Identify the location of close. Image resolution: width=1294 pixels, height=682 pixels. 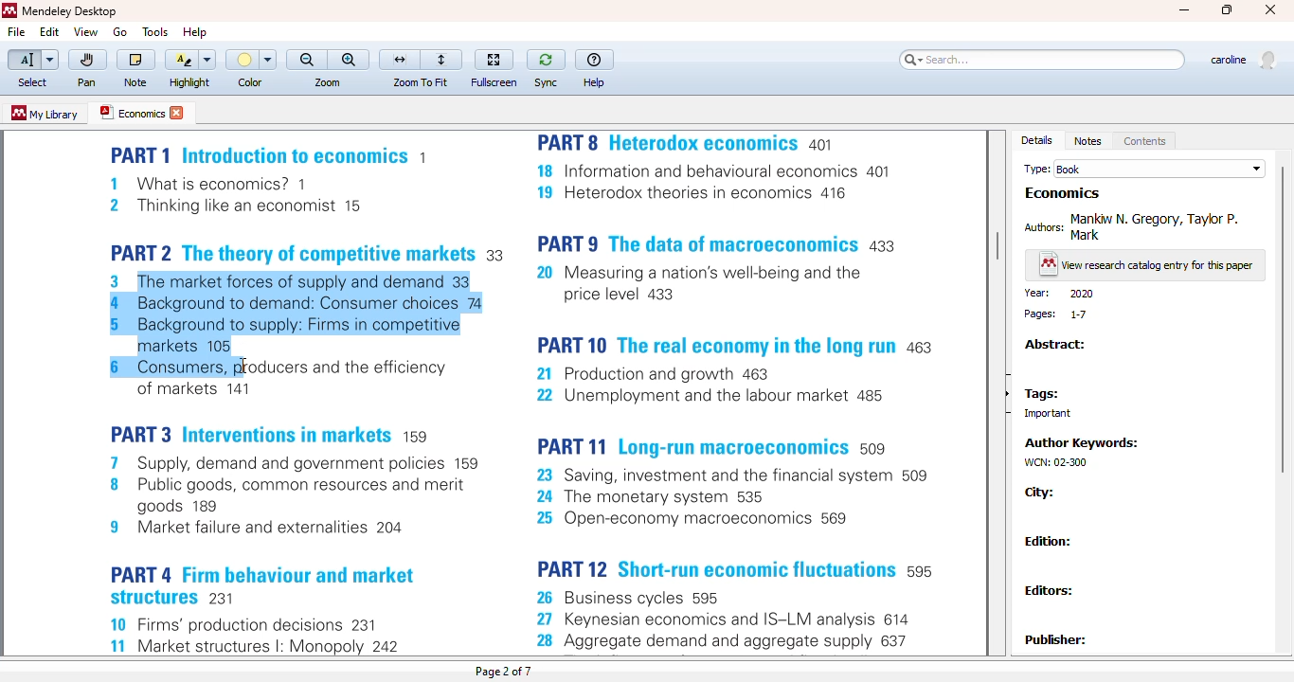
(1270, 9).